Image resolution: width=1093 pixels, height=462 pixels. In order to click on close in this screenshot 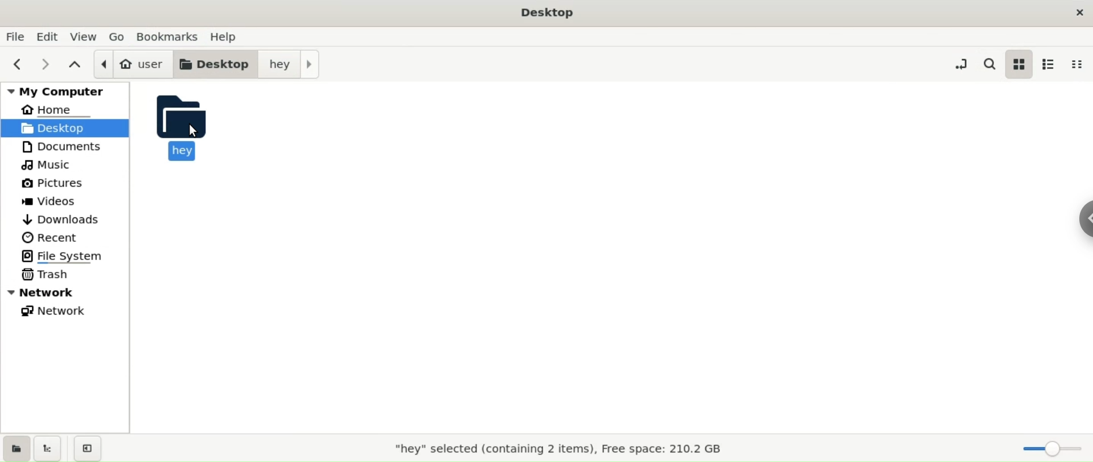, I will do `click(1077, 11)`.